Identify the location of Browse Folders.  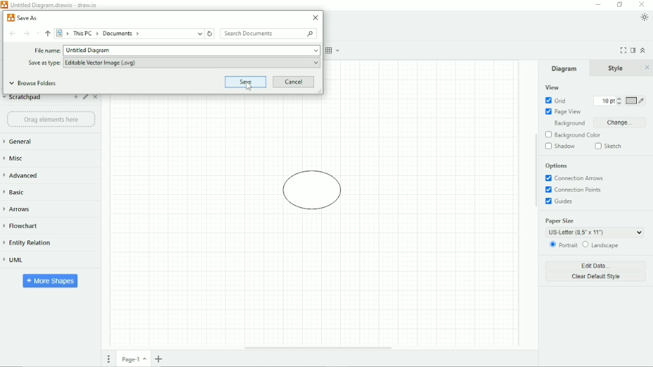
(32, 82).